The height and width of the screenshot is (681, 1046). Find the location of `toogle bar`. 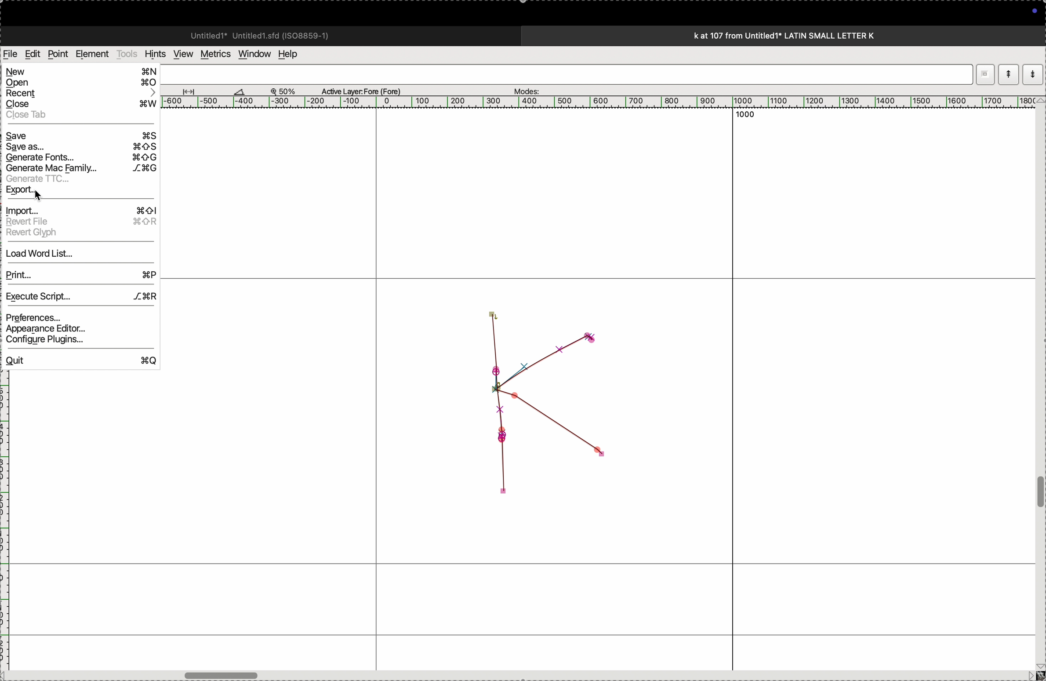

toogle bar is located at coordinates (222, 673).